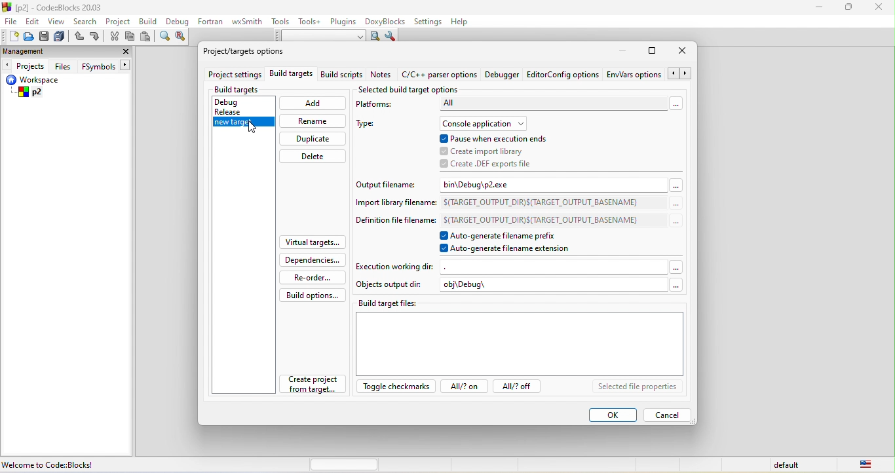 The image size is (895, 473). I want to click on build targets, so click(291, 76).